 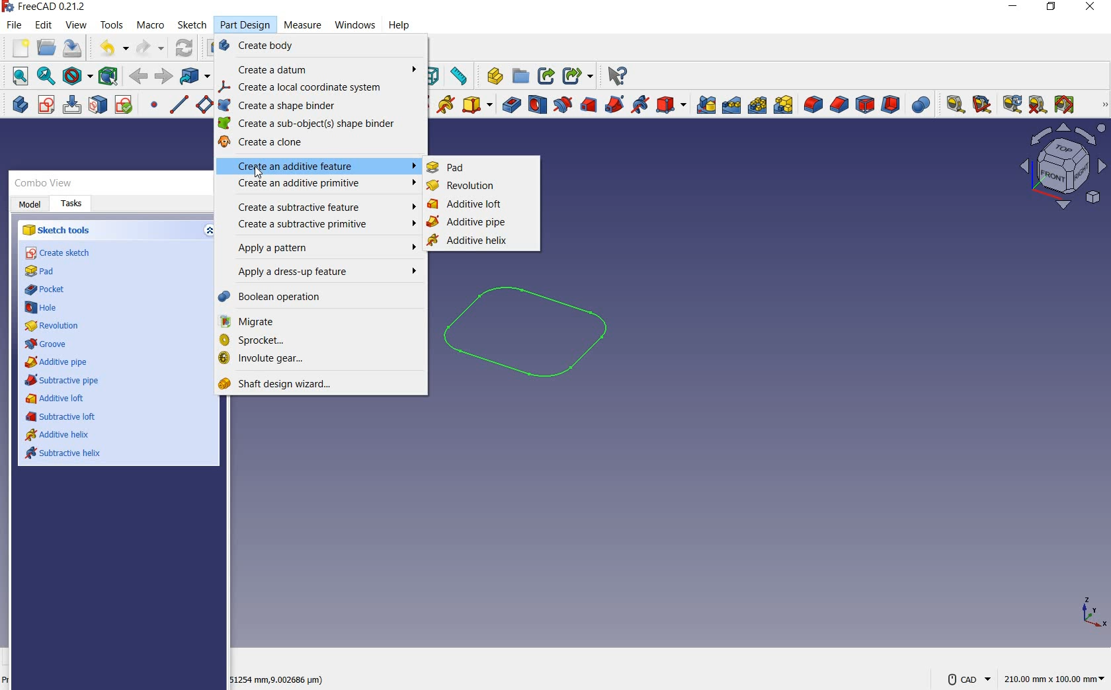 I want to click on Measure, so click(x=302, y=23).